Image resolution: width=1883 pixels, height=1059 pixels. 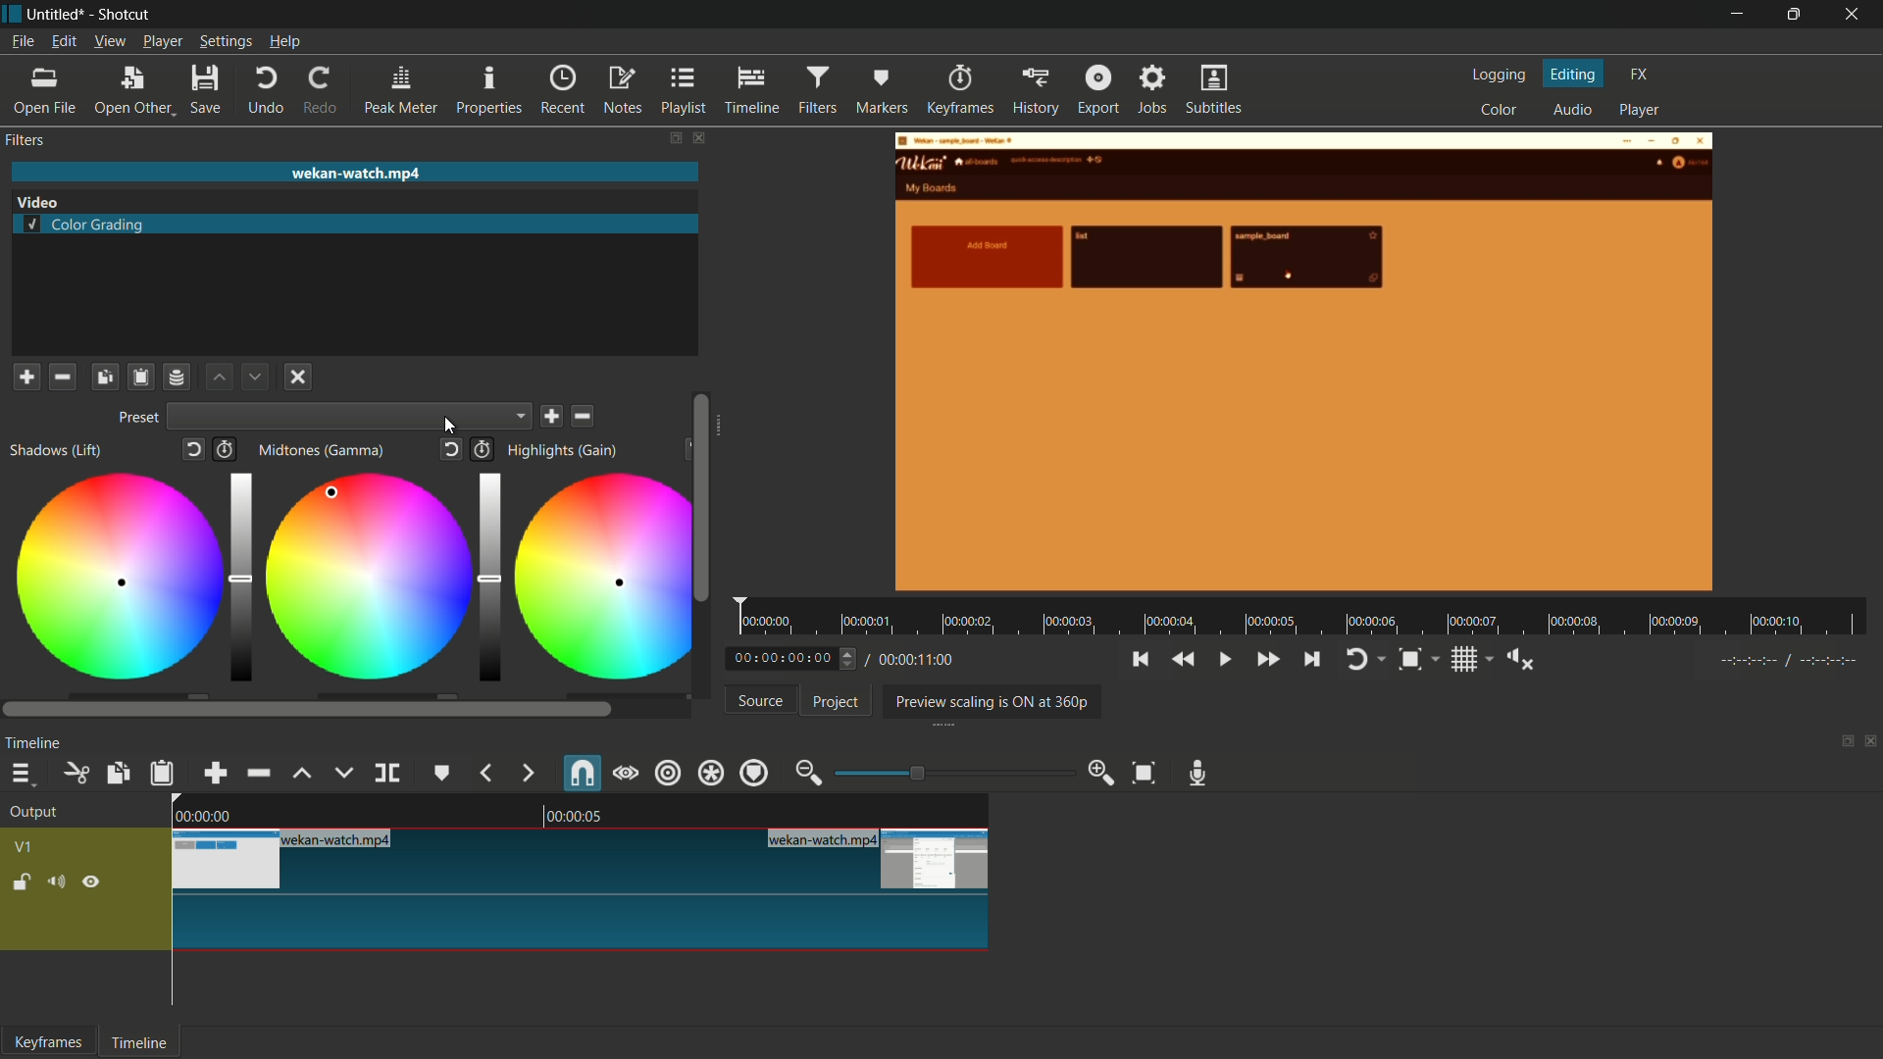 What do you see at coordinates (78, 773) in the screenshot?
I see `cut` at bounding box center [78, 773].